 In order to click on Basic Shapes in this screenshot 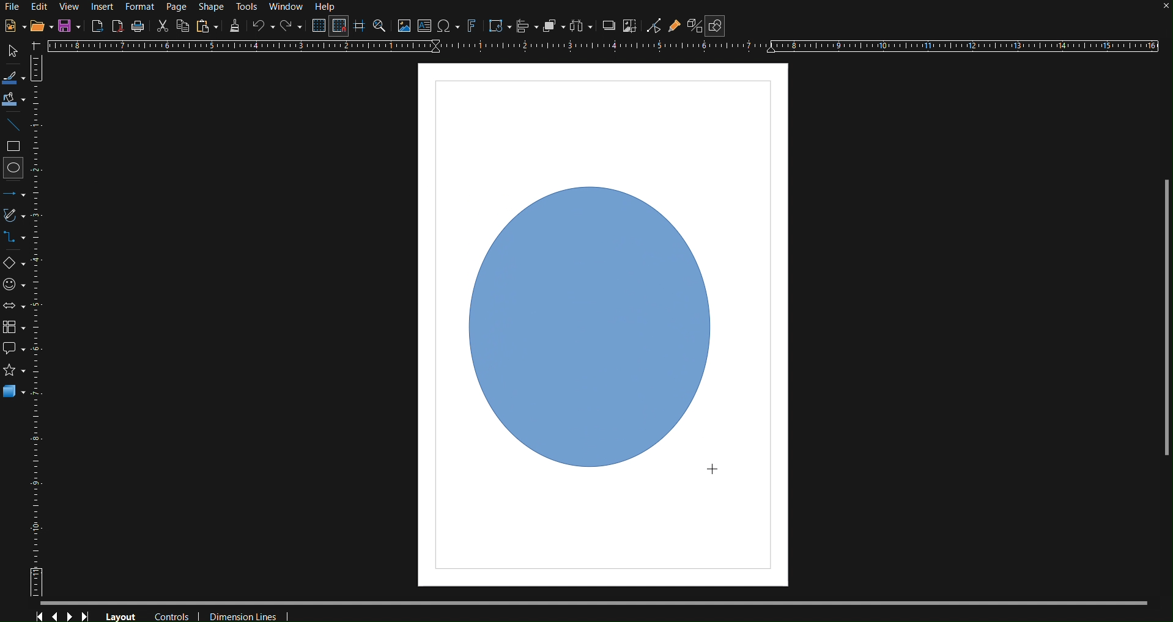, I will do `click(17, 265)`.